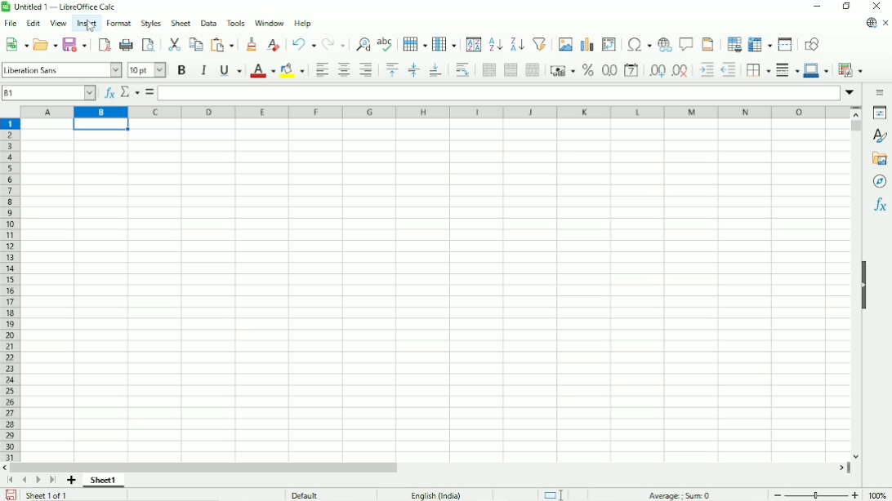  Describe the element at coordinates (129, 92) in the screenshot. I see `Select function` at that location.